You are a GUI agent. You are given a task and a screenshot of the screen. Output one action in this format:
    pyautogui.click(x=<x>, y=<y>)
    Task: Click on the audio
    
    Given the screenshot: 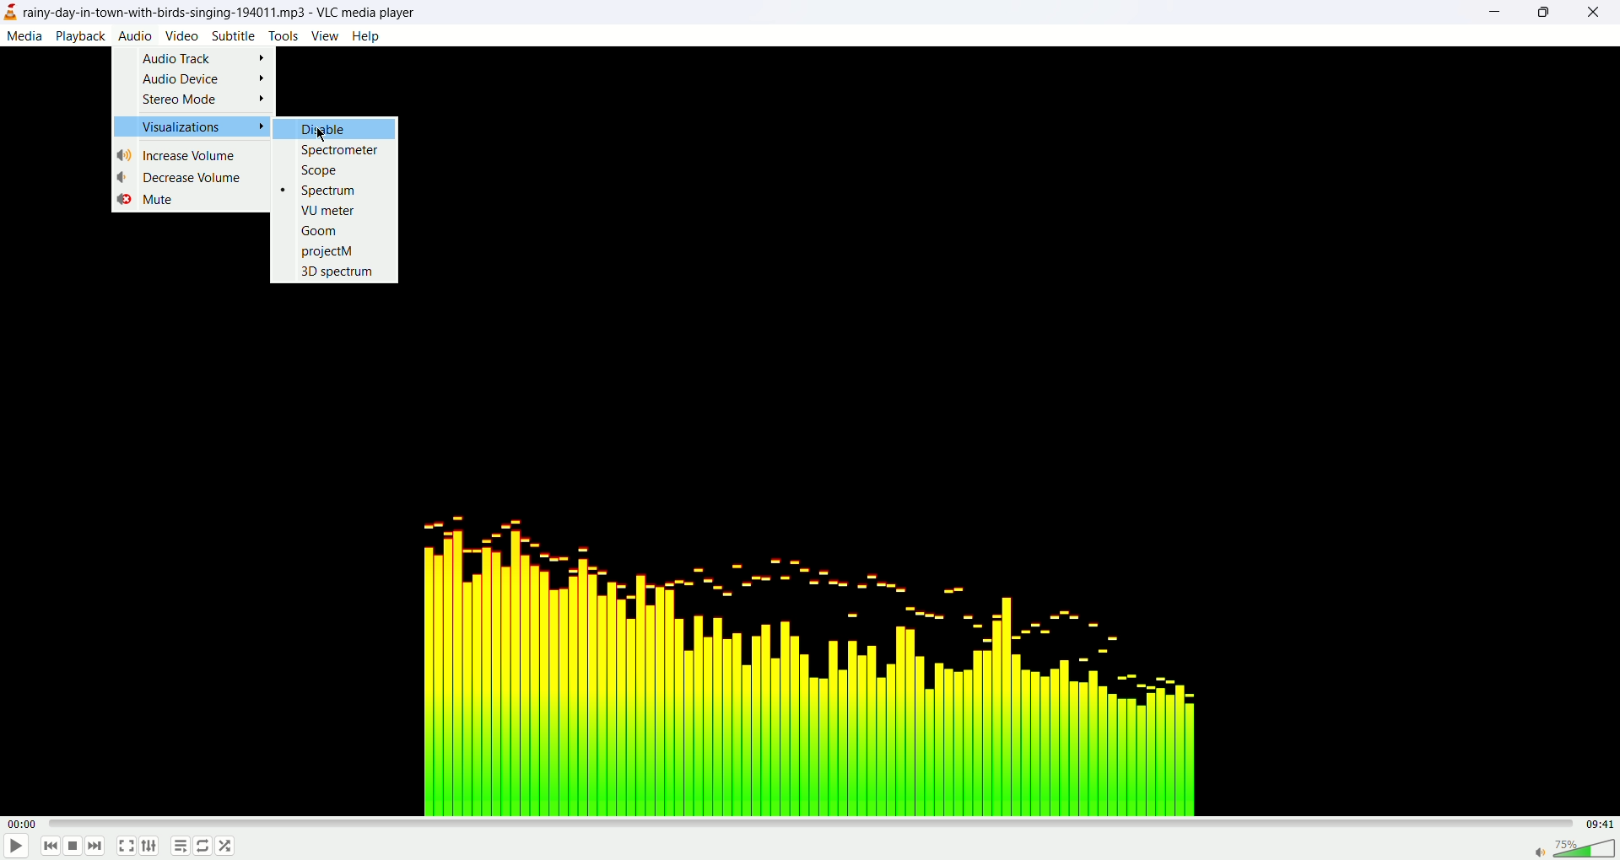 What is the action you would take?
    pyautogui.click(x=134, y=34)
    